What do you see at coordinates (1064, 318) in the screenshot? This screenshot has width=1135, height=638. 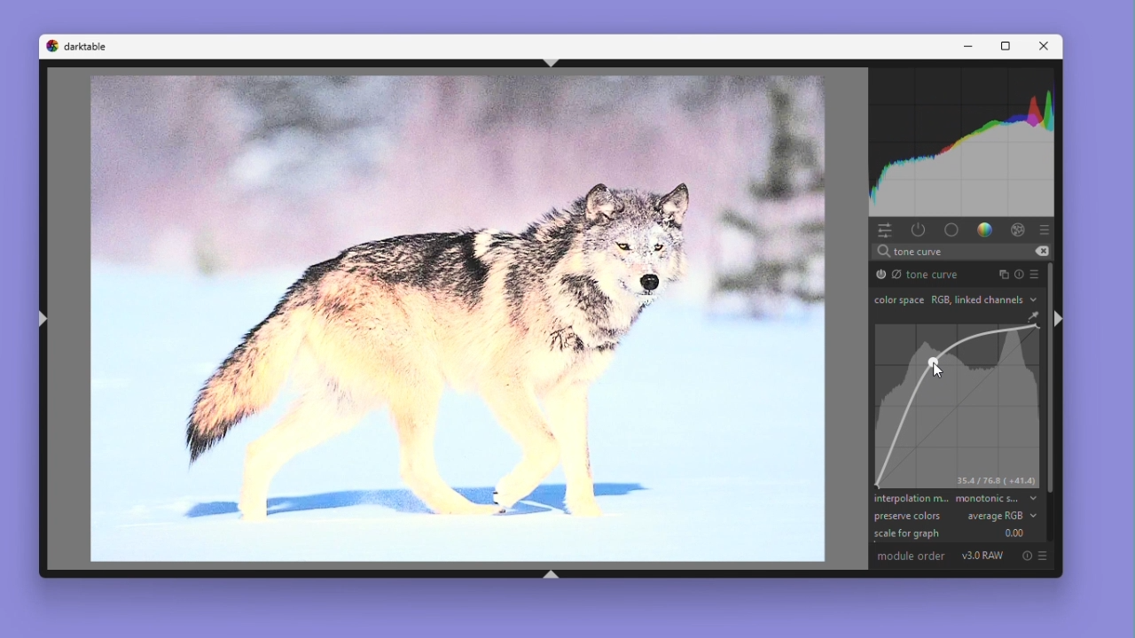 I see `shift+ctrl+r` at bounding box center [1064, 318].